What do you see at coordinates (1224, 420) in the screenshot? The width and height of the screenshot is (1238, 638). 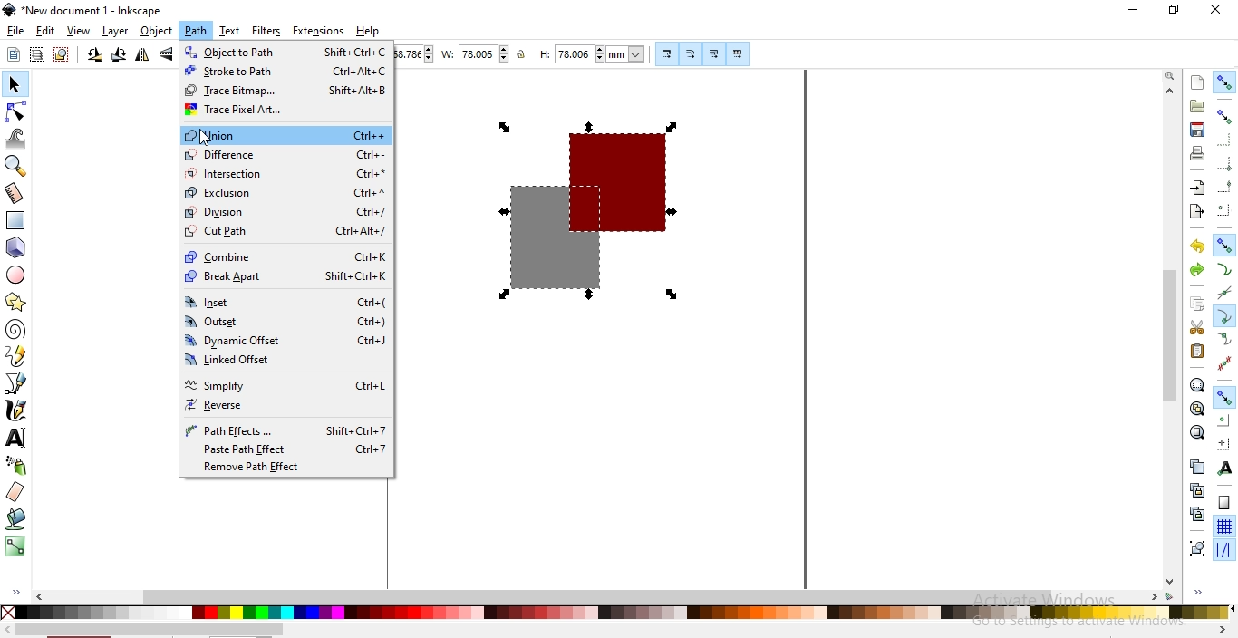 I see `snap centers of objects` at bounding box center [1224, 420].